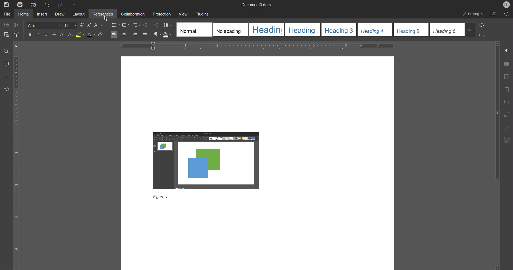 This screenshot has height=270, width=513. What do you see at coordinates (6, 90) in the screenshot?
I see `Feedback and Support` at bounding box center [6, 90].